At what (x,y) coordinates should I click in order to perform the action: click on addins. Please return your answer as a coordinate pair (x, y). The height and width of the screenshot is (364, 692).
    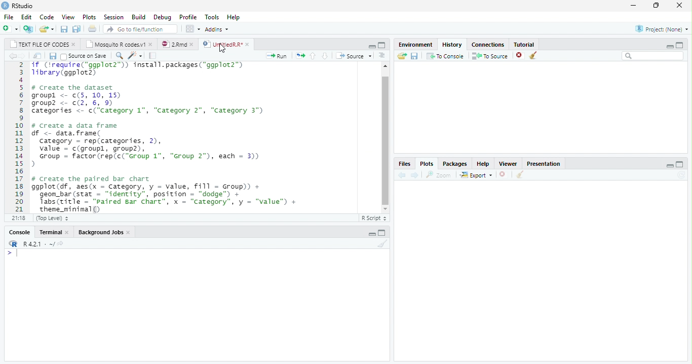
    Looking at the image, I should click on (218, 29).